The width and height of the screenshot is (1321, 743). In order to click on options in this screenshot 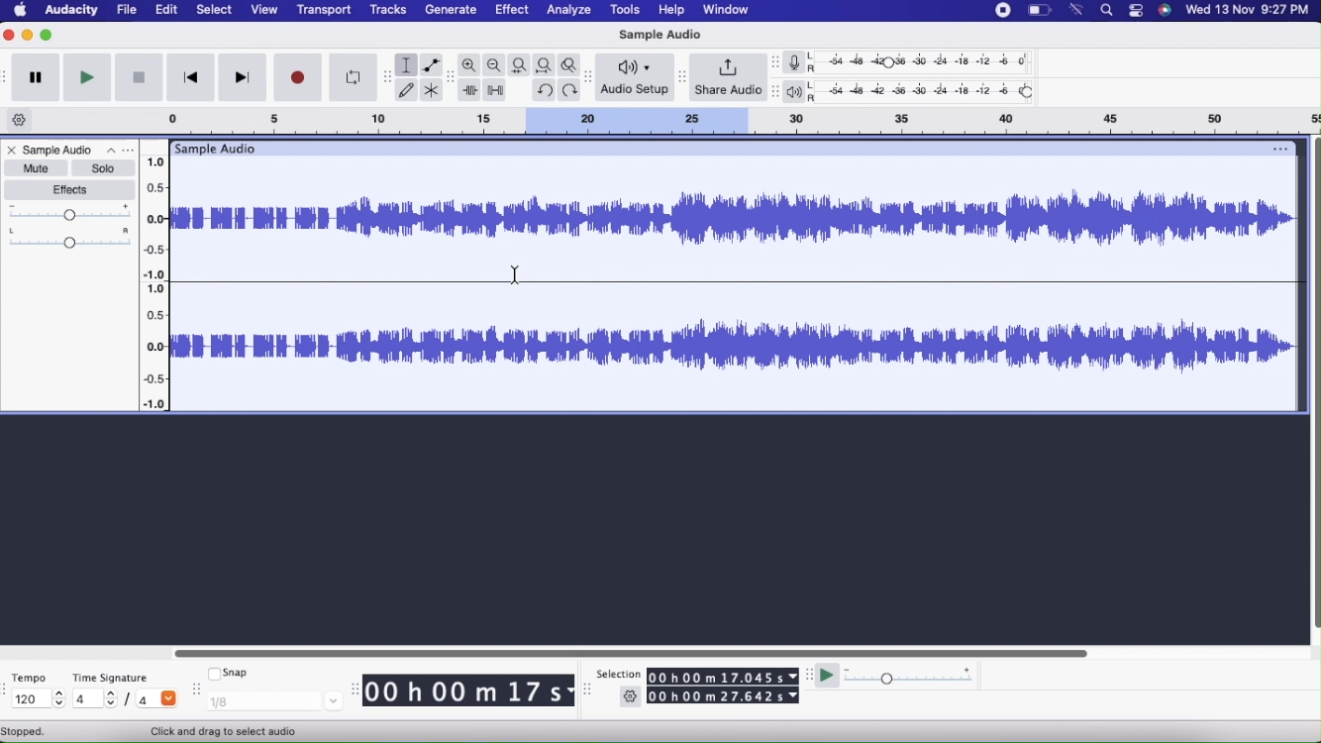, I will do `click(1278, 148)`.